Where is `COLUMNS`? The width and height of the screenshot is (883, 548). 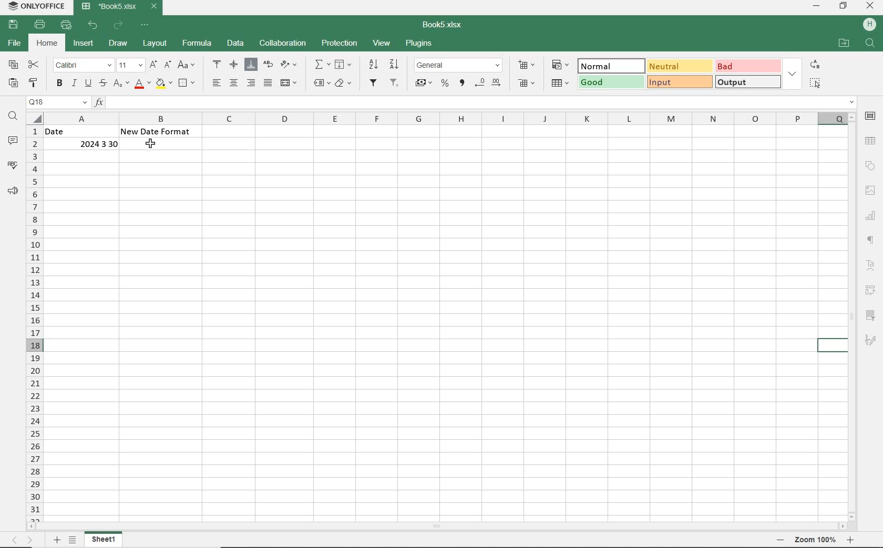 COLUMNS is located at coordinates (445, 118).